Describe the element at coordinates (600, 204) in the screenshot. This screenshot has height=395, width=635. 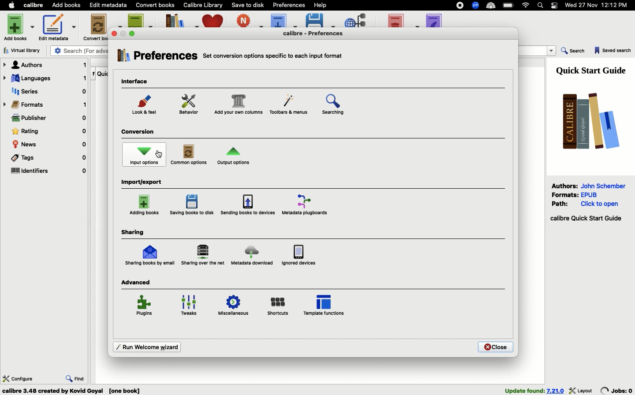
I see `click to open` at that location.